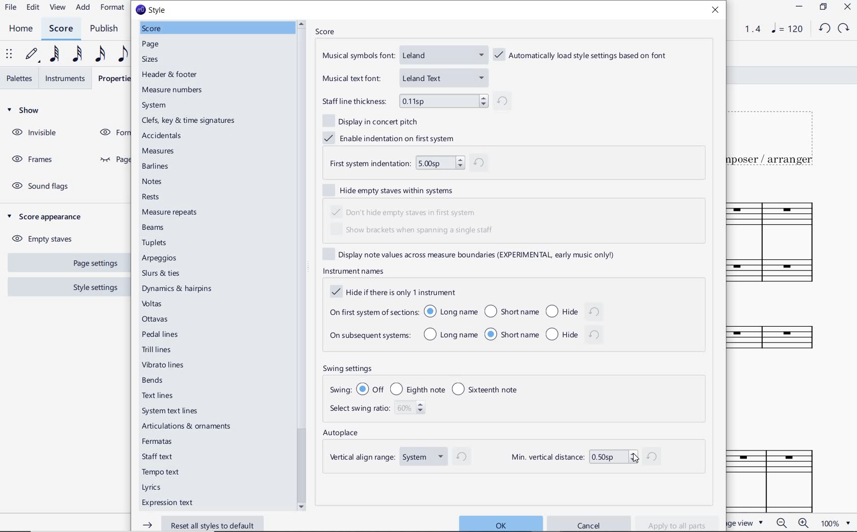 The width and height of the screenshot is (857, 532). Describe the element at coordinates (160, 472) in the screenshot. I see `tempo text` at that location.